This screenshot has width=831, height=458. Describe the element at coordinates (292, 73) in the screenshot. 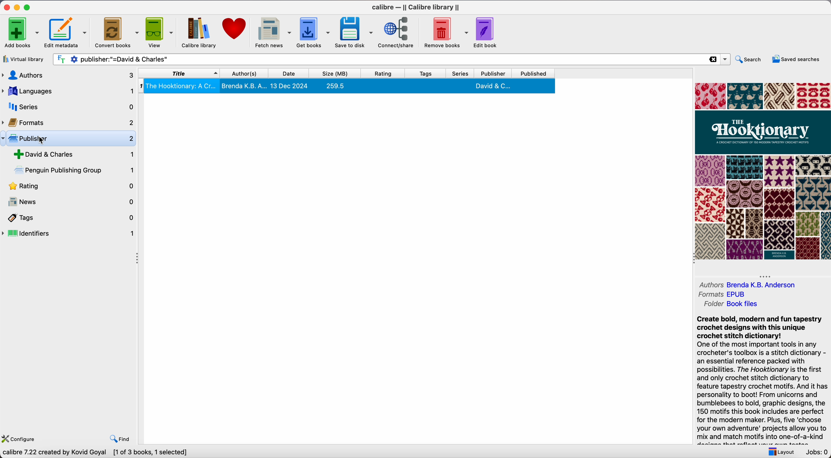

I see `date` at that location.